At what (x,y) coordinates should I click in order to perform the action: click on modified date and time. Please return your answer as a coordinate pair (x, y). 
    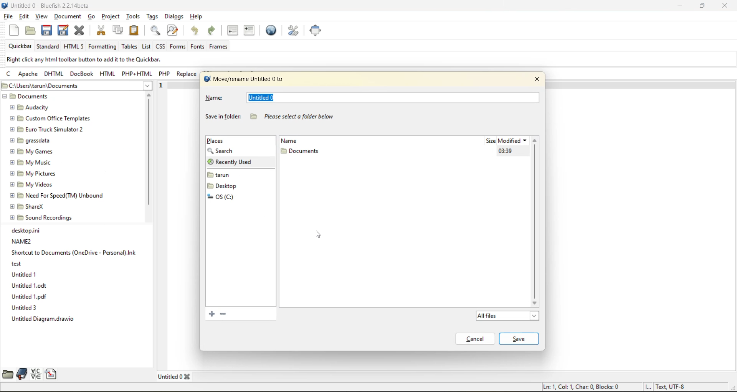
    Looking at the image, I should click on (505, 151).